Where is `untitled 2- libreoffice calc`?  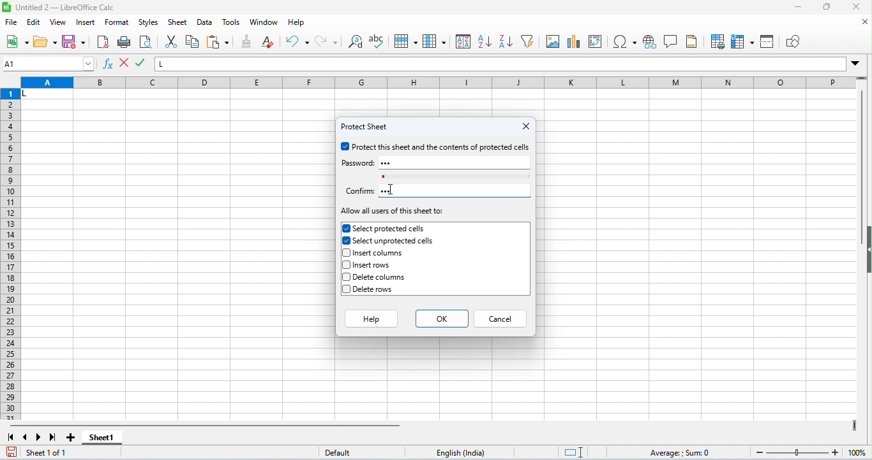 untitled 2- libreoffice calc is located at coordinates (60, 7).